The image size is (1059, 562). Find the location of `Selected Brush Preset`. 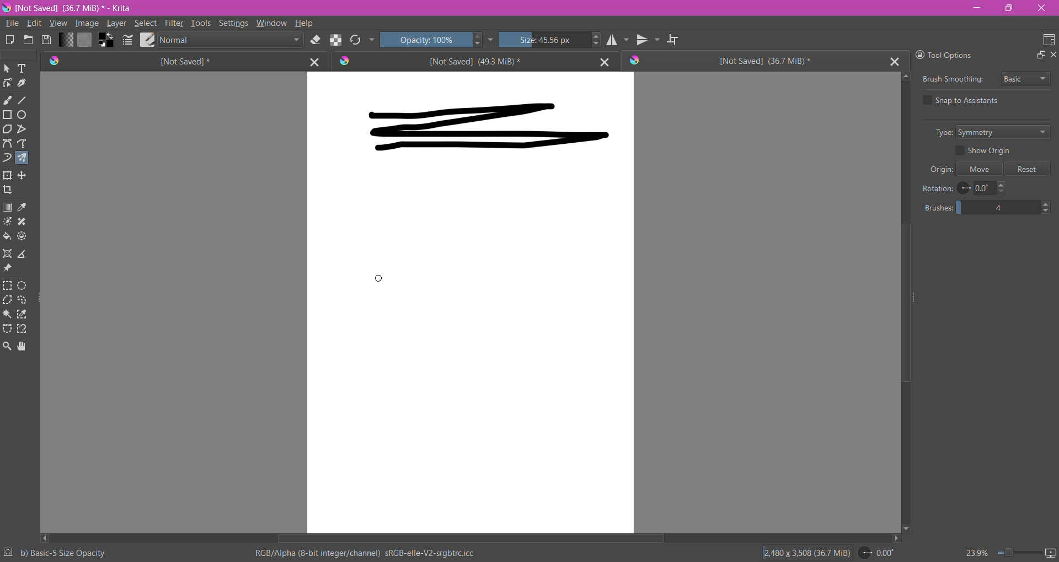

Selected Brush Preset is located at coordinates (64, 553).